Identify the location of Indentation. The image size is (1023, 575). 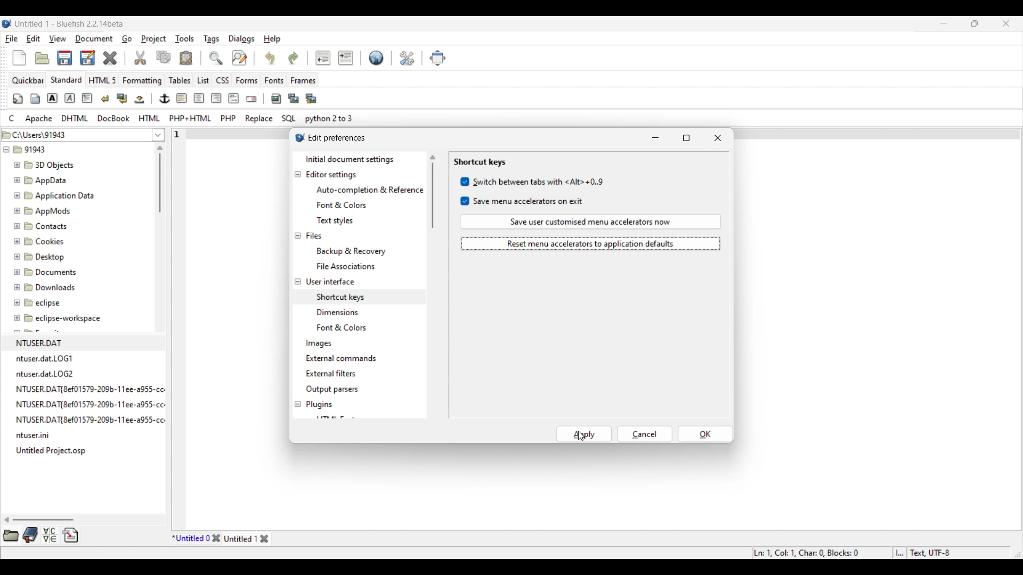
(334, 57).